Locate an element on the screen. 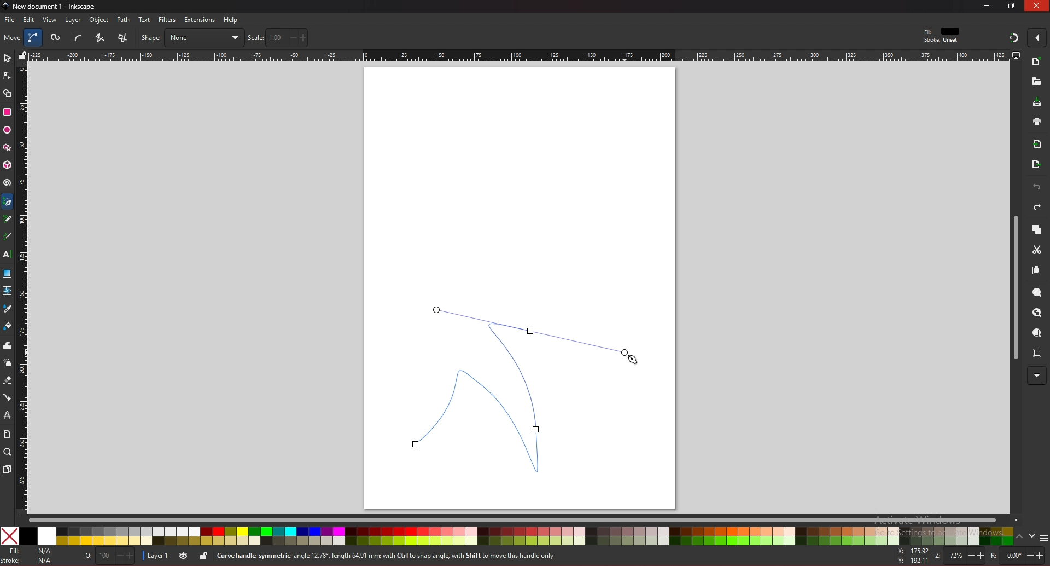  fit is located at coordinates (943, 32).